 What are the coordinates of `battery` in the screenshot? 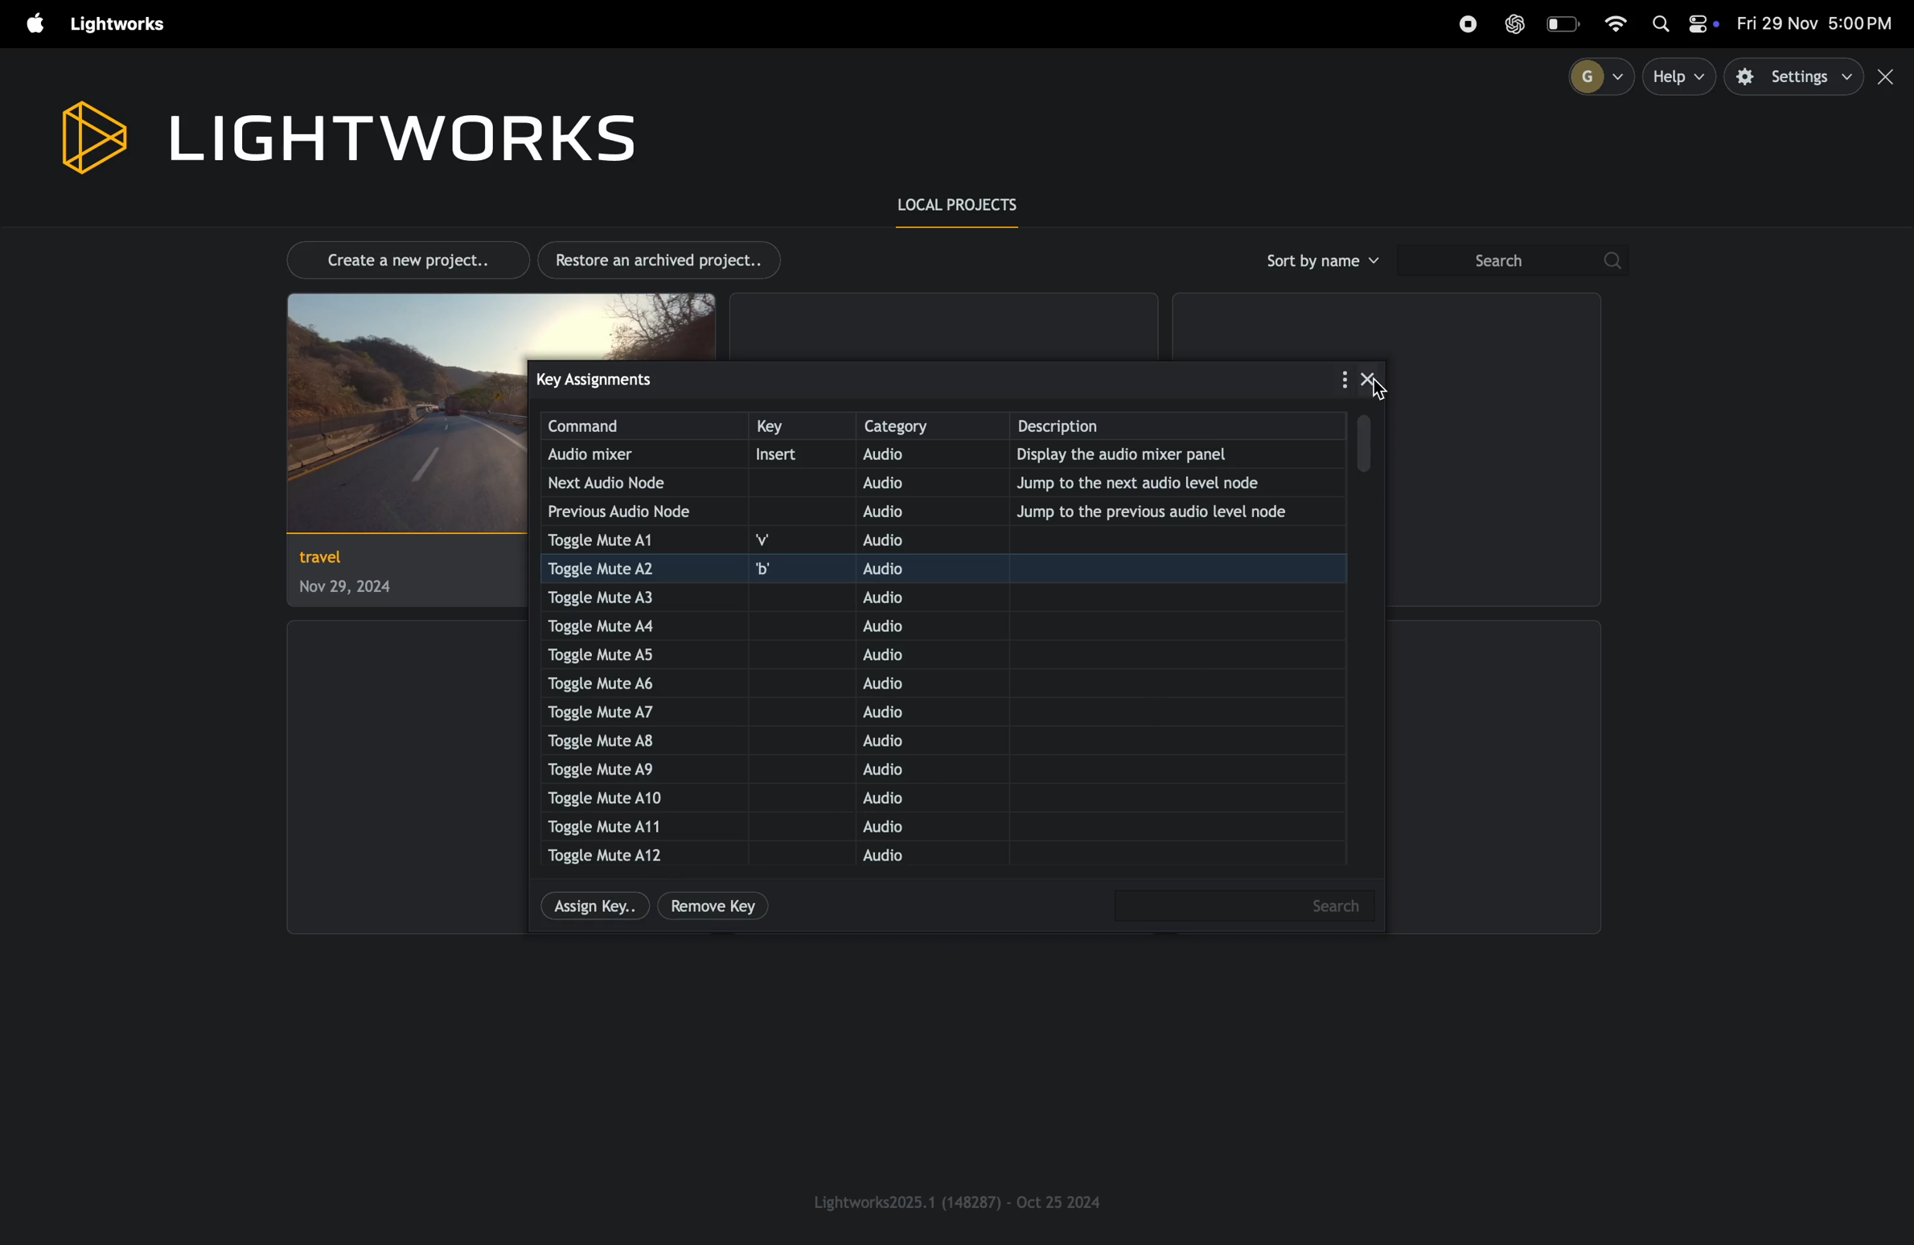 It's located at (1565, 23).